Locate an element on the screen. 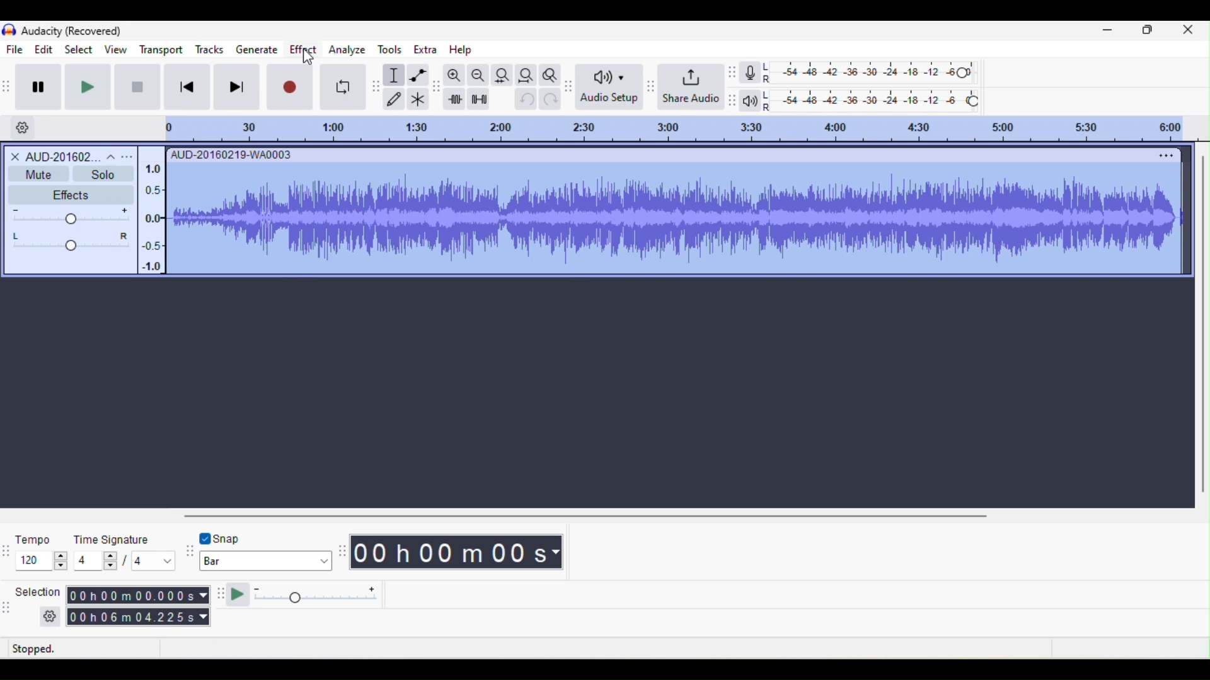  collapse is located at coordinates (108, 156).